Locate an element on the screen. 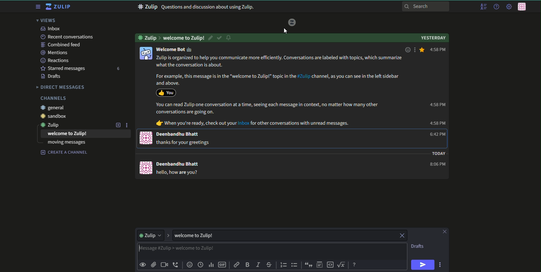 The width and height of the screenshot is (541, 272). recent conversations is located at coordinates (67, 37).